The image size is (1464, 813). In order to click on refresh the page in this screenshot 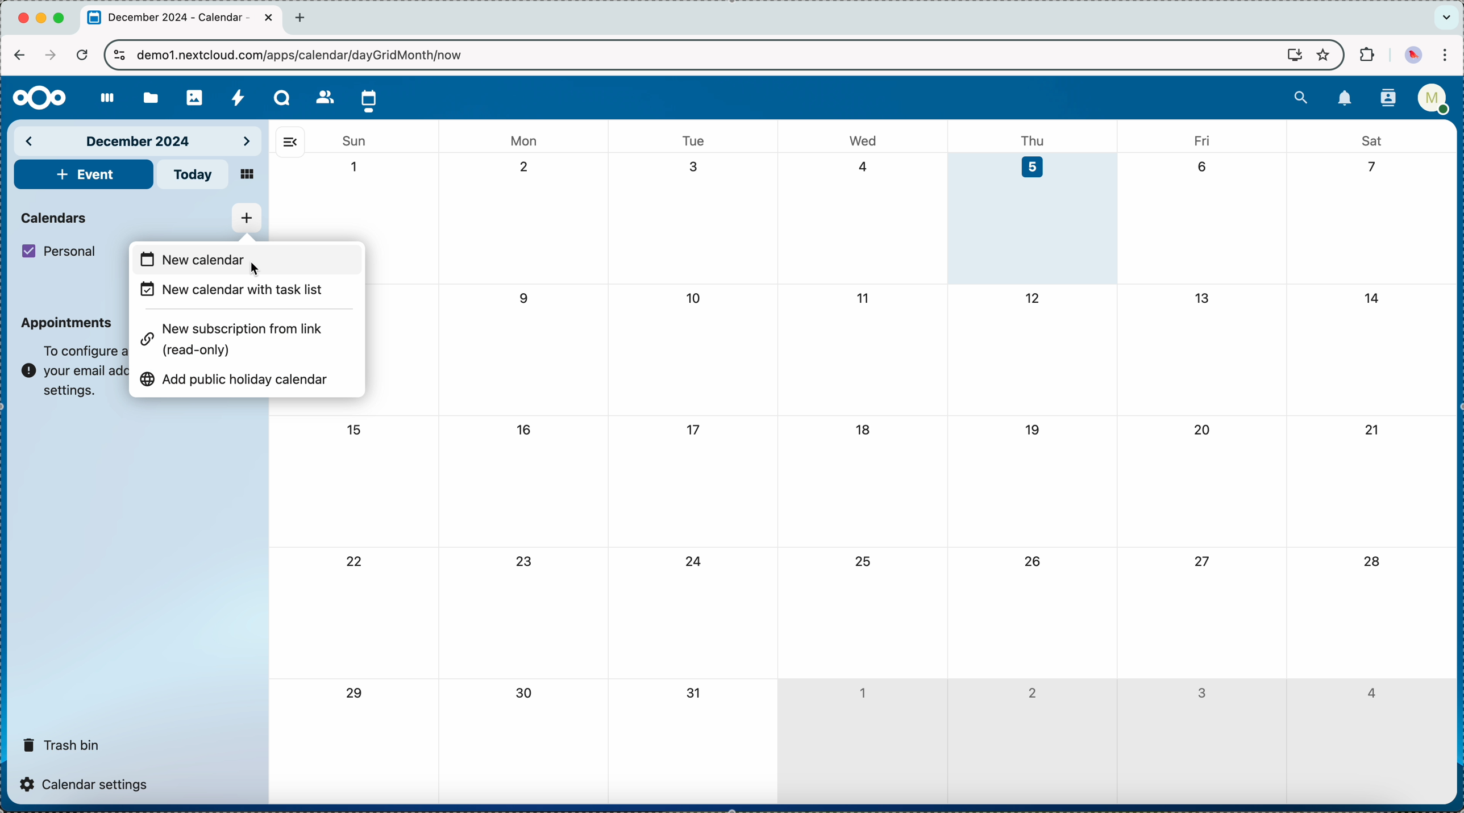, I will do `click(81, 54)`.